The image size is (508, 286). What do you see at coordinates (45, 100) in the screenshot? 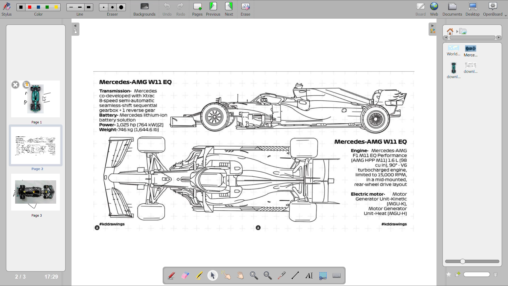
I see `cursor` at bounding box center [45, 100].